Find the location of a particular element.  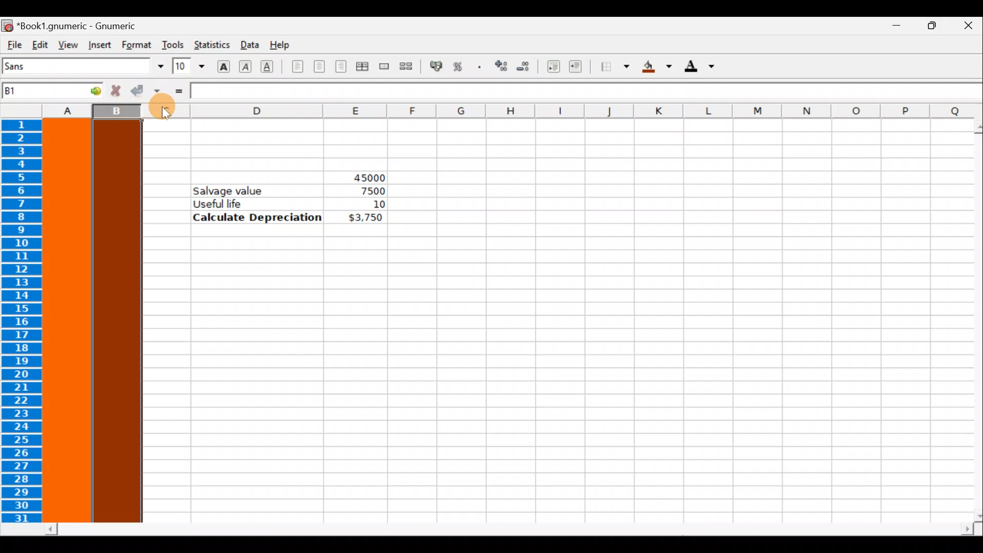

Format the selection as accounting is located at coordinates (437, 68).